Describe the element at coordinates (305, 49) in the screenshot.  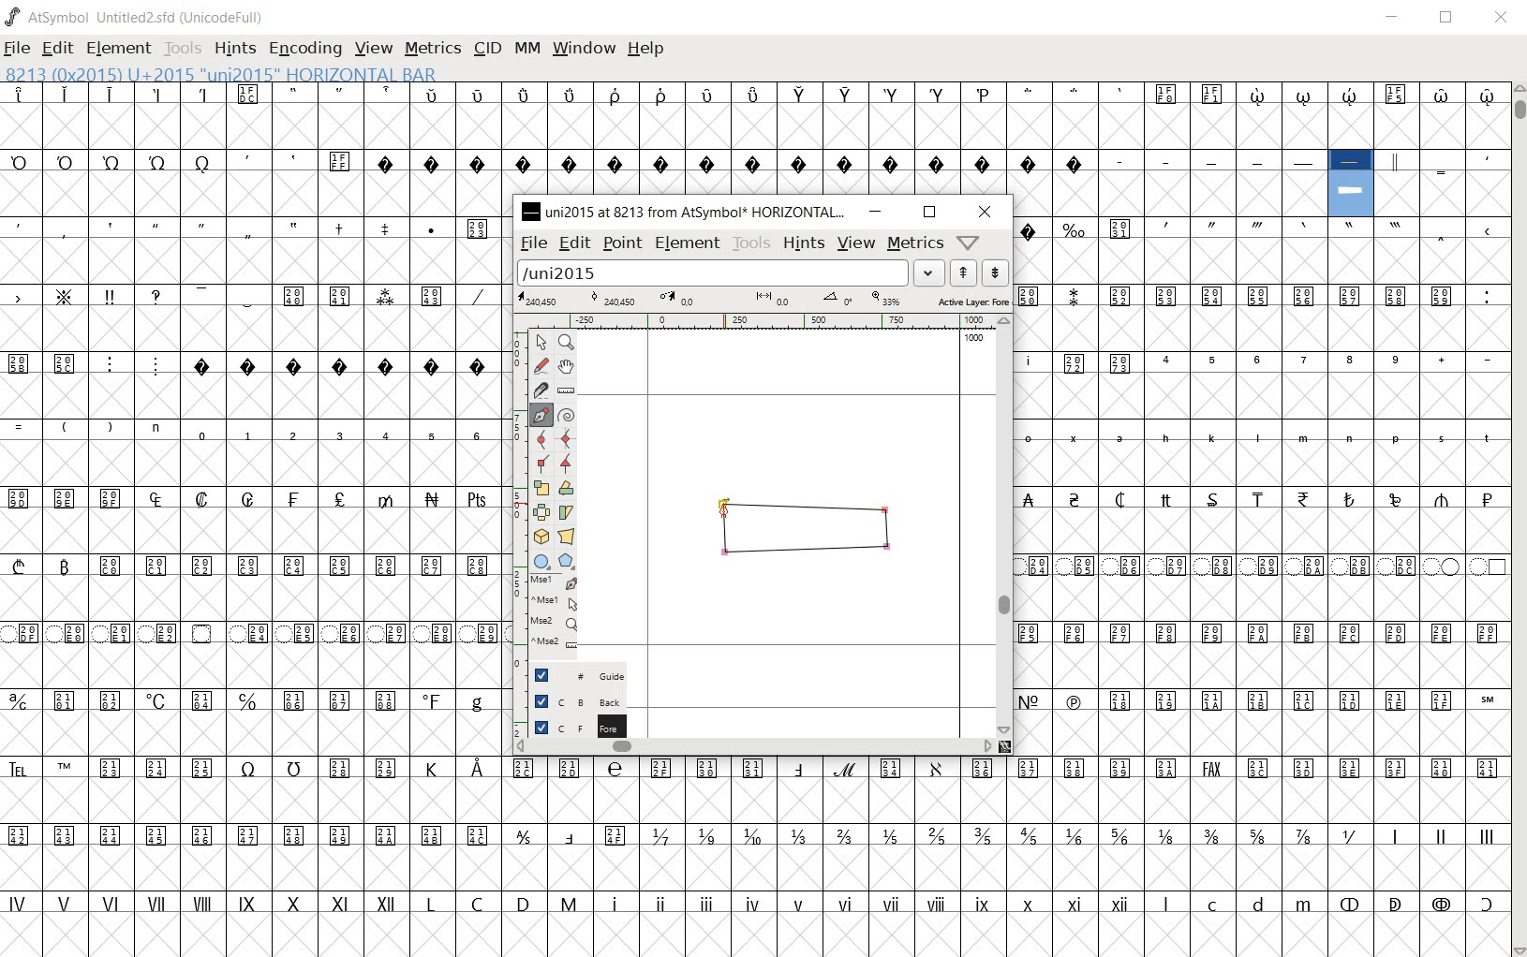
I see `ENCODING` at that location.